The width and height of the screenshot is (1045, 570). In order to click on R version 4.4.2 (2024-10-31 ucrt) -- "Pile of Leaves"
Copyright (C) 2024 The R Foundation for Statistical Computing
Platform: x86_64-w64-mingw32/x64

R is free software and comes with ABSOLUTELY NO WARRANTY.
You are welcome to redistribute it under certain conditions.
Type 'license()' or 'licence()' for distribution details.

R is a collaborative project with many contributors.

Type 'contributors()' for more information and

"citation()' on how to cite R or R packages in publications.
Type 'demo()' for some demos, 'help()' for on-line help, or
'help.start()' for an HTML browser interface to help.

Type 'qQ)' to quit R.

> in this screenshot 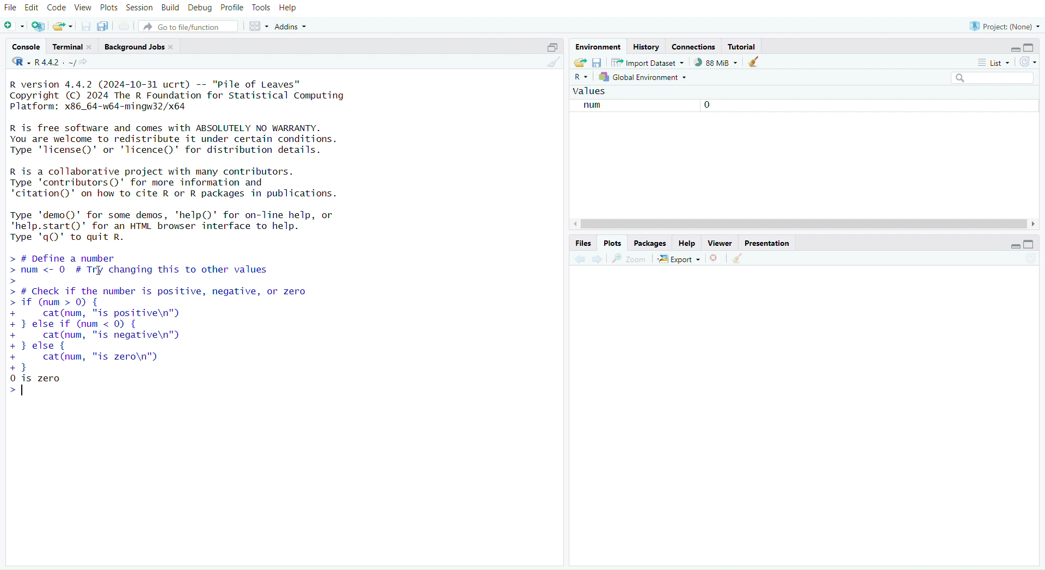, I will do `click(199, 161)`.